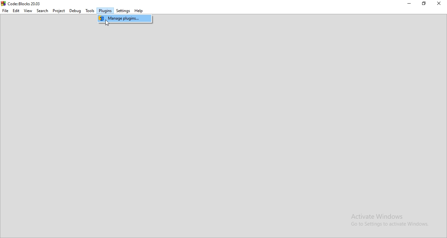  What do you see at coordinates (139, 11) in the screenshot?
I see `Help` at bounding box center [139, 11].